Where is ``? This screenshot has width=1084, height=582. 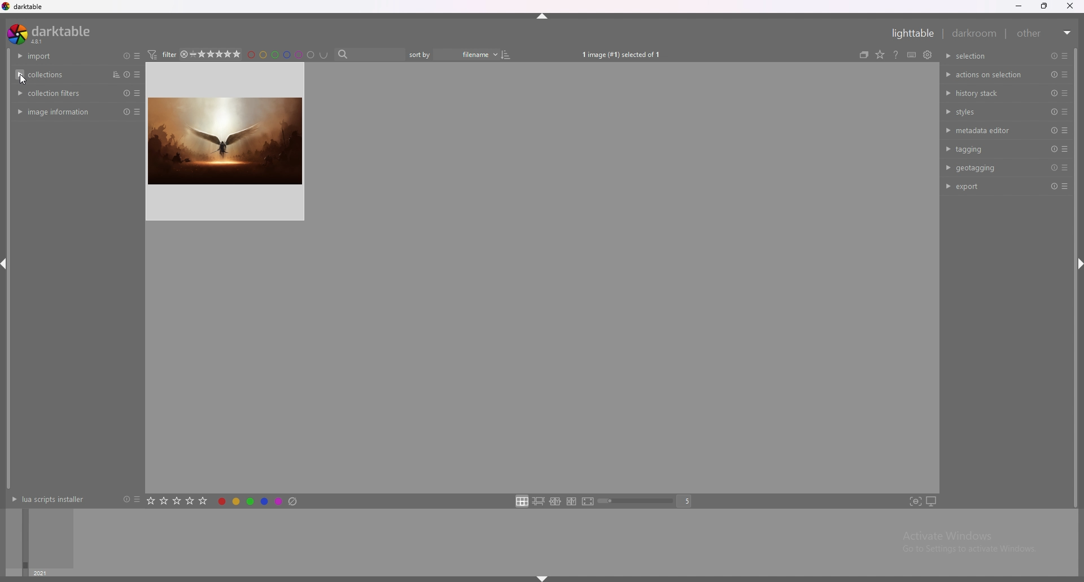
 is located at coordinates (1066, 149).